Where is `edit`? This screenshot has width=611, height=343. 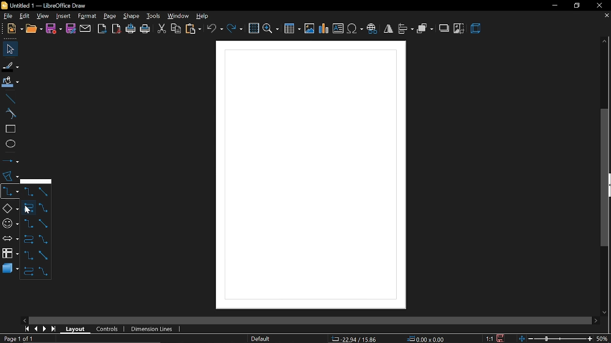 edit is located at coordinates (24, 16).